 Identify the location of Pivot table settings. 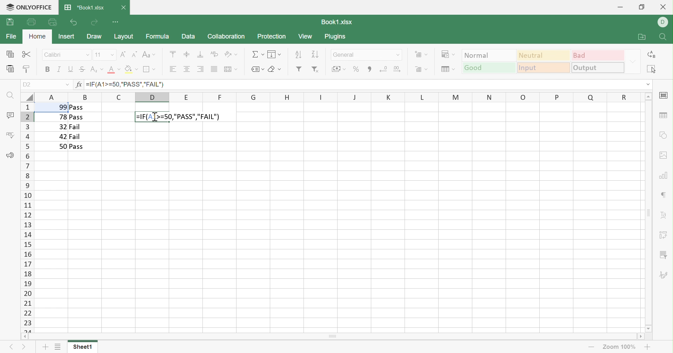
(664, 235).